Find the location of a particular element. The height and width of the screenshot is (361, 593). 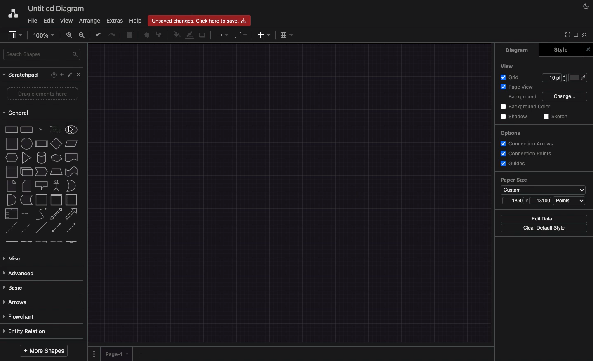

Square is located at coordinates (11, 143).